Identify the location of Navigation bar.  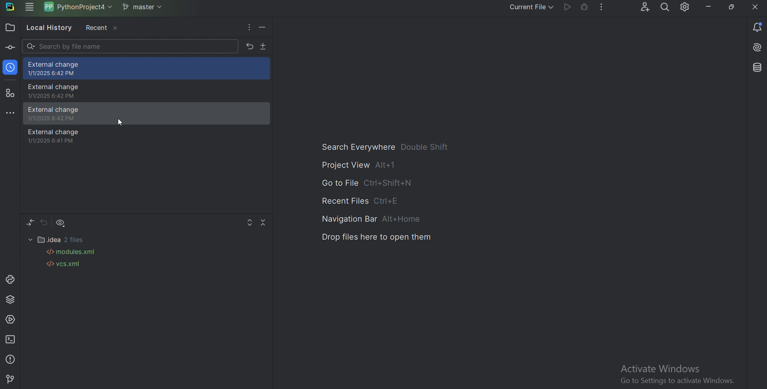
(368, 217).